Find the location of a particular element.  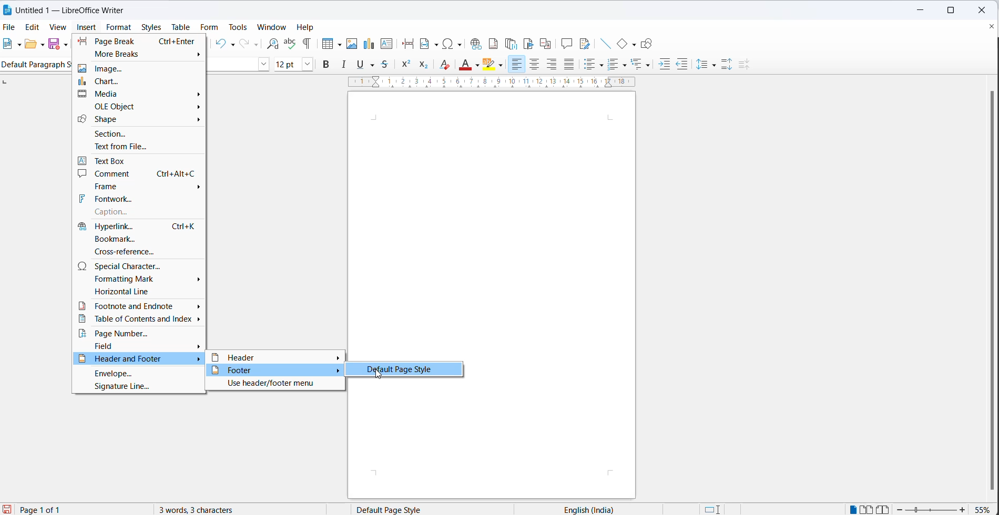

LibreOffice Icon is located at coordinates (6, 9).